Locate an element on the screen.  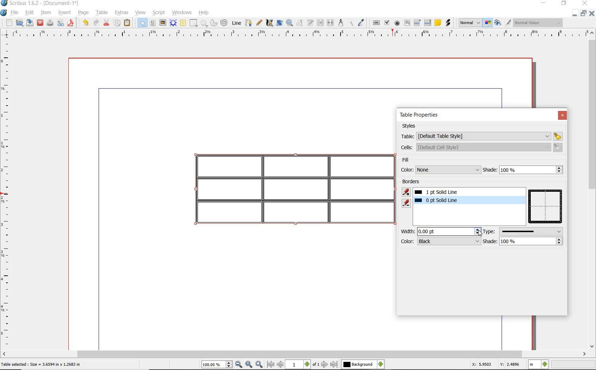
table preview is located at coordinates (546, 207).